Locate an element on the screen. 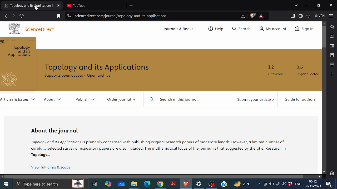 The image size is (337, 189). Share link is located at coordinates (243, 16).